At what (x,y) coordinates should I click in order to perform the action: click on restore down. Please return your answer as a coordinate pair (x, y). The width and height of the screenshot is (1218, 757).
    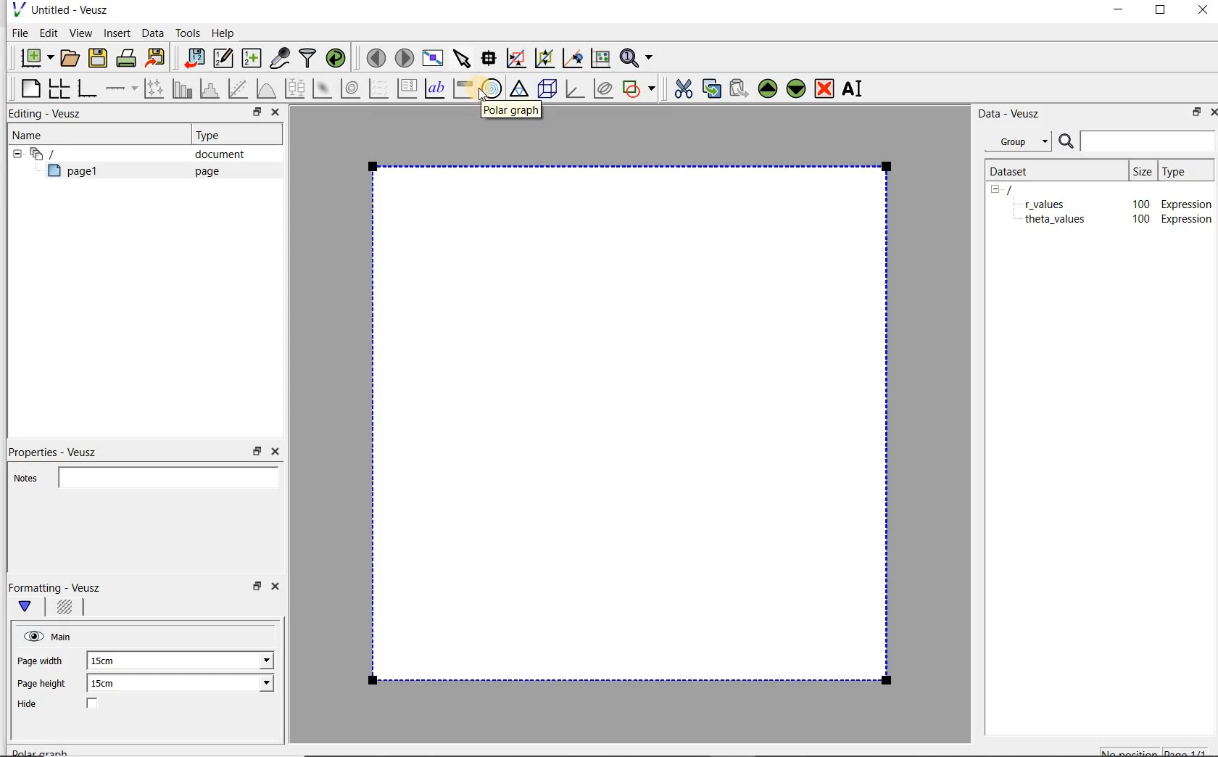
    Looking at the image, I should click on (1193, 115).